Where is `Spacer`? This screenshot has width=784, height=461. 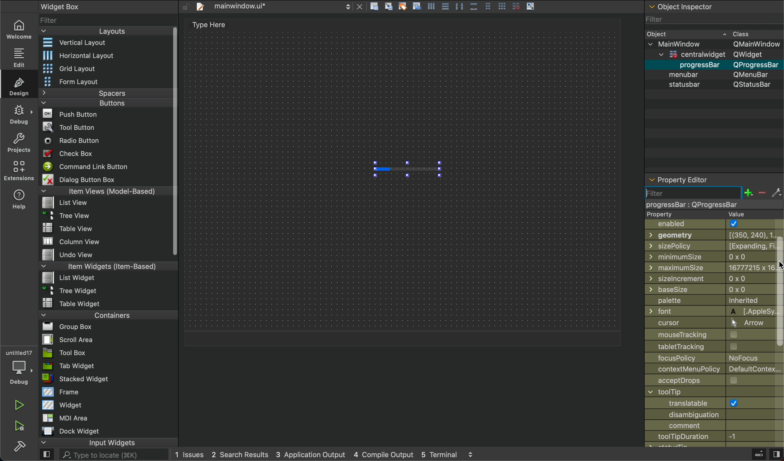
Spacer is located at coordinates (97, 93).